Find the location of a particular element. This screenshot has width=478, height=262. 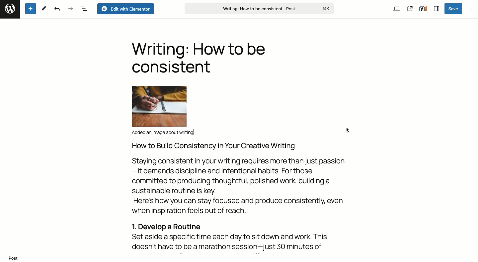

Options is located at coordinates (470, 8).